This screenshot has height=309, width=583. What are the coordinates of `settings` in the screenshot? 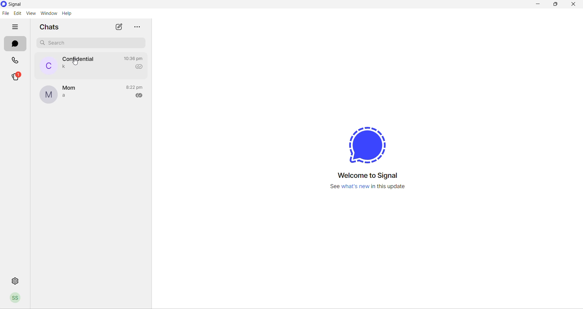 It's located at (16, 280).